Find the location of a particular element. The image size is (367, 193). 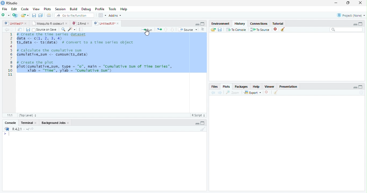

Save all is located at coordinates (40, 16).